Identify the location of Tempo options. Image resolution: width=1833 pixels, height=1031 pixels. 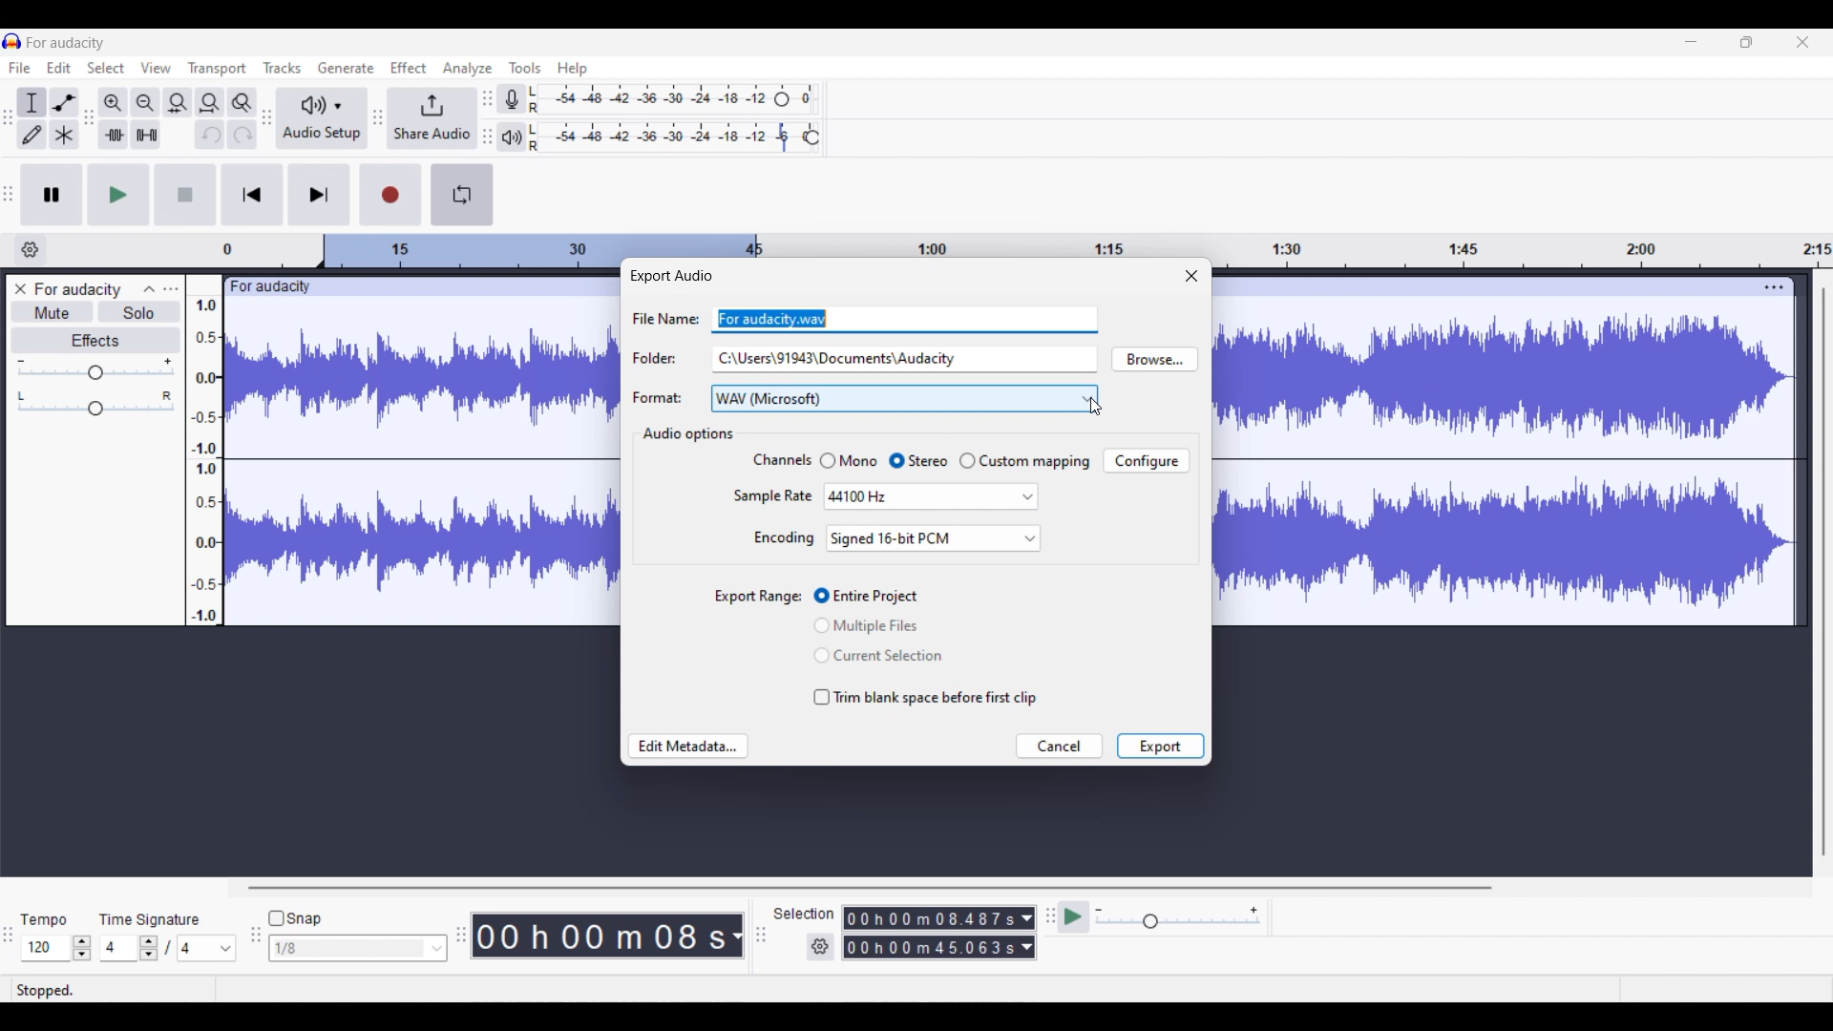
(43, 948).